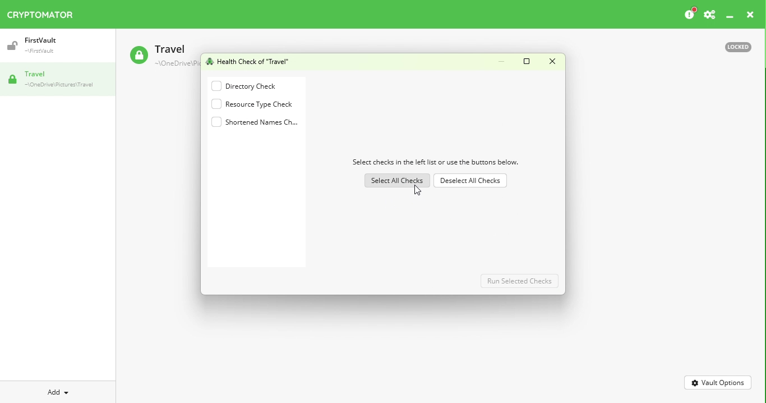 The image size is (766, 403). Describe the element at coordinates (504, 60) in the screenshot. I see `Minimize` at that location.